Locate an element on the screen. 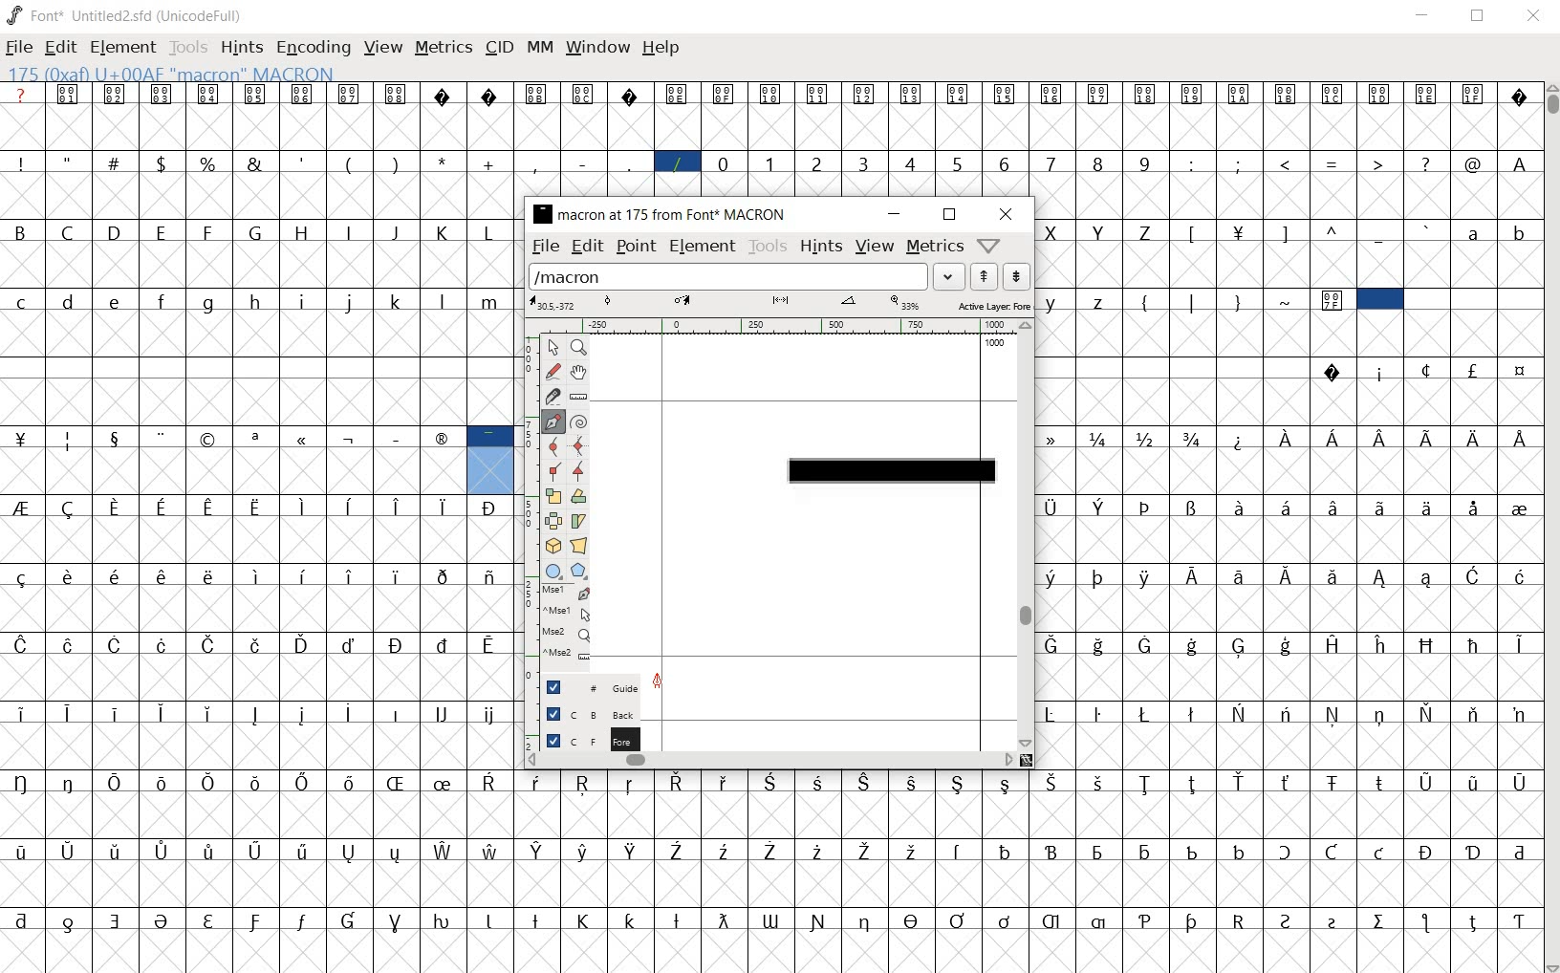 The width and height of the screenshot is (1560, 973). Symbol is located at coordinates (1473, 714).